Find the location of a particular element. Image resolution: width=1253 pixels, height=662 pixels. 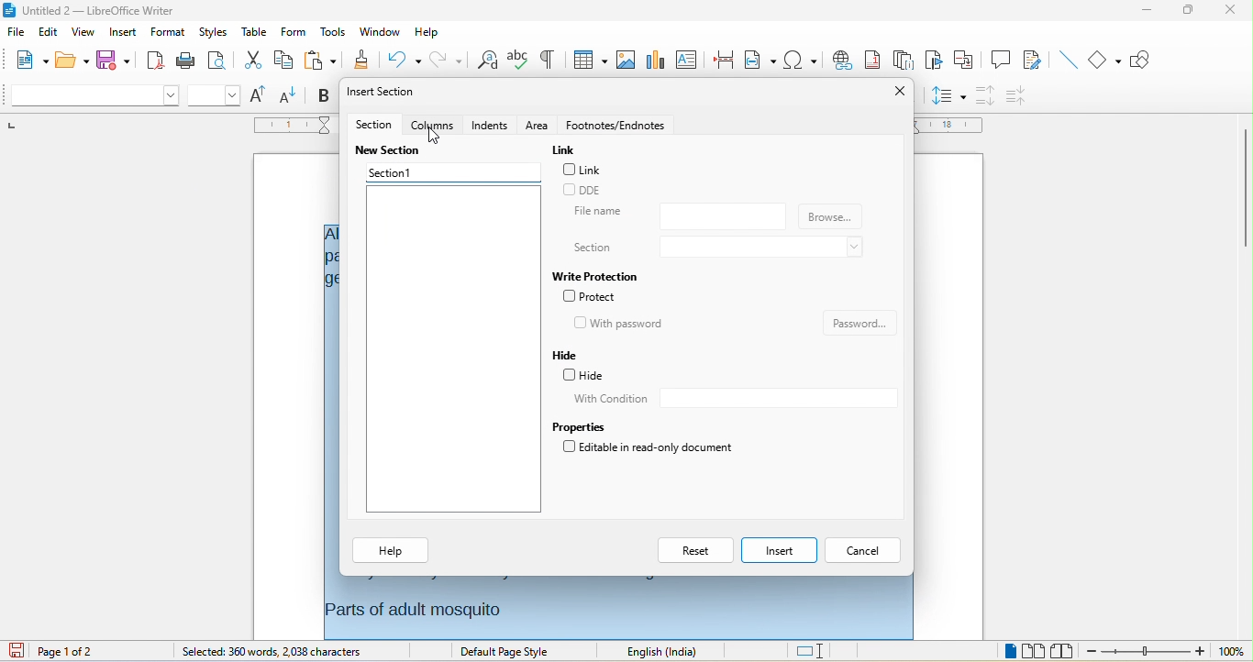

maximize is located at coordinates (1185, 12).